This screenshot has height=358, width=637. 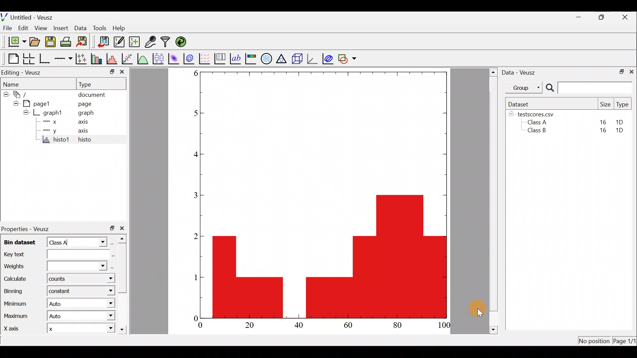 What do you see at coordinates (63, 59) in the screenshot?
I see `Add an axis to the plot` at bounding box center [63, 59].